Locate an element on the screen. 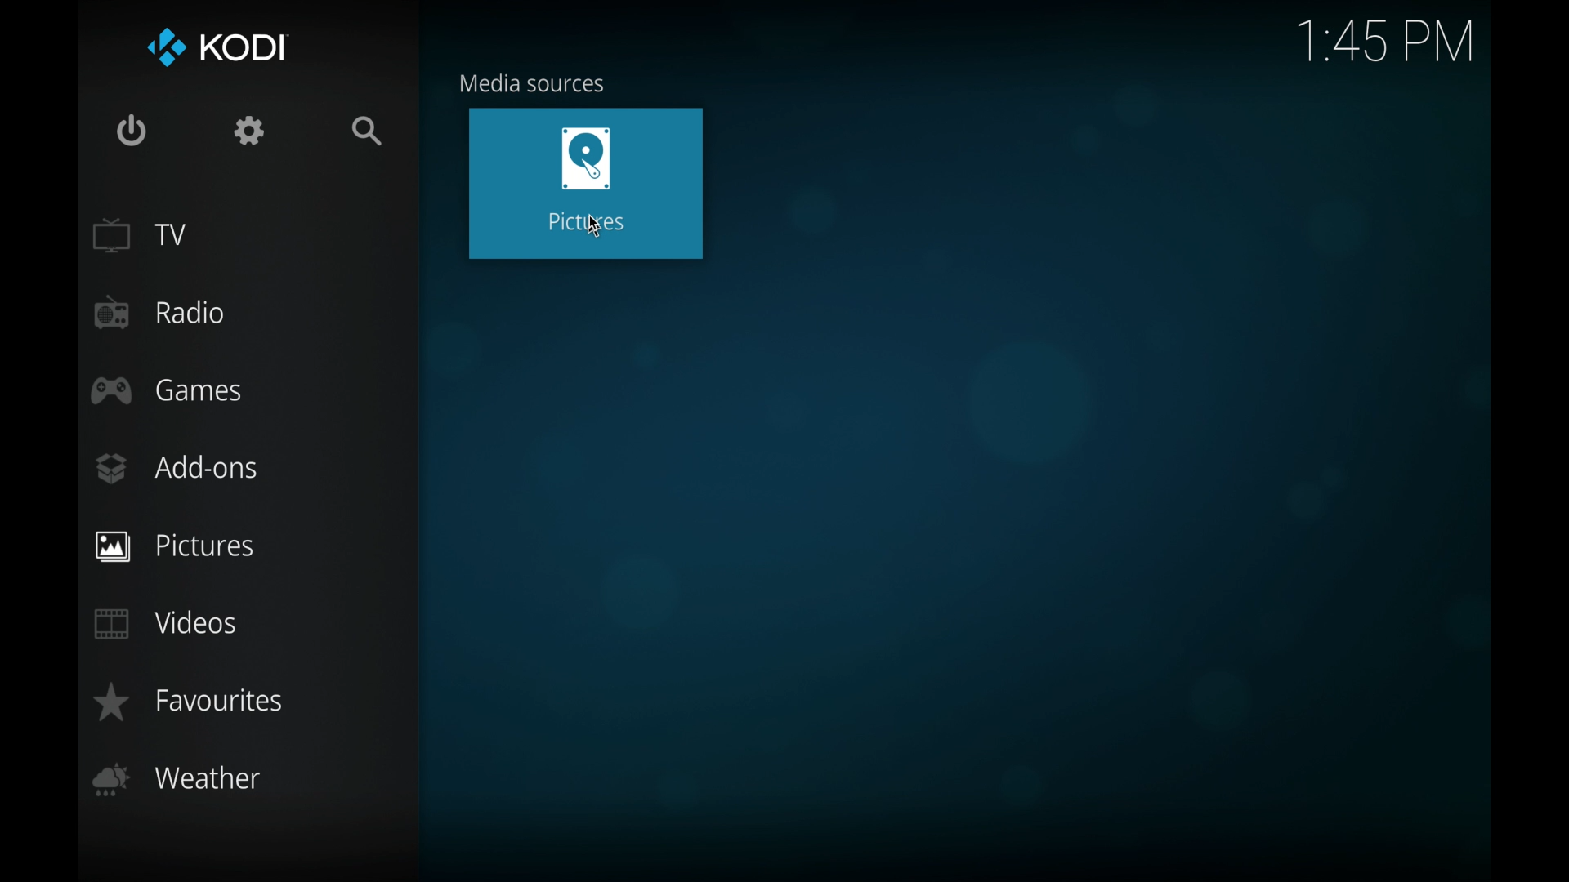 Image resolution: width=1569 pixels, height=882 pixels. add-ons is located at coordinates (177, 468).